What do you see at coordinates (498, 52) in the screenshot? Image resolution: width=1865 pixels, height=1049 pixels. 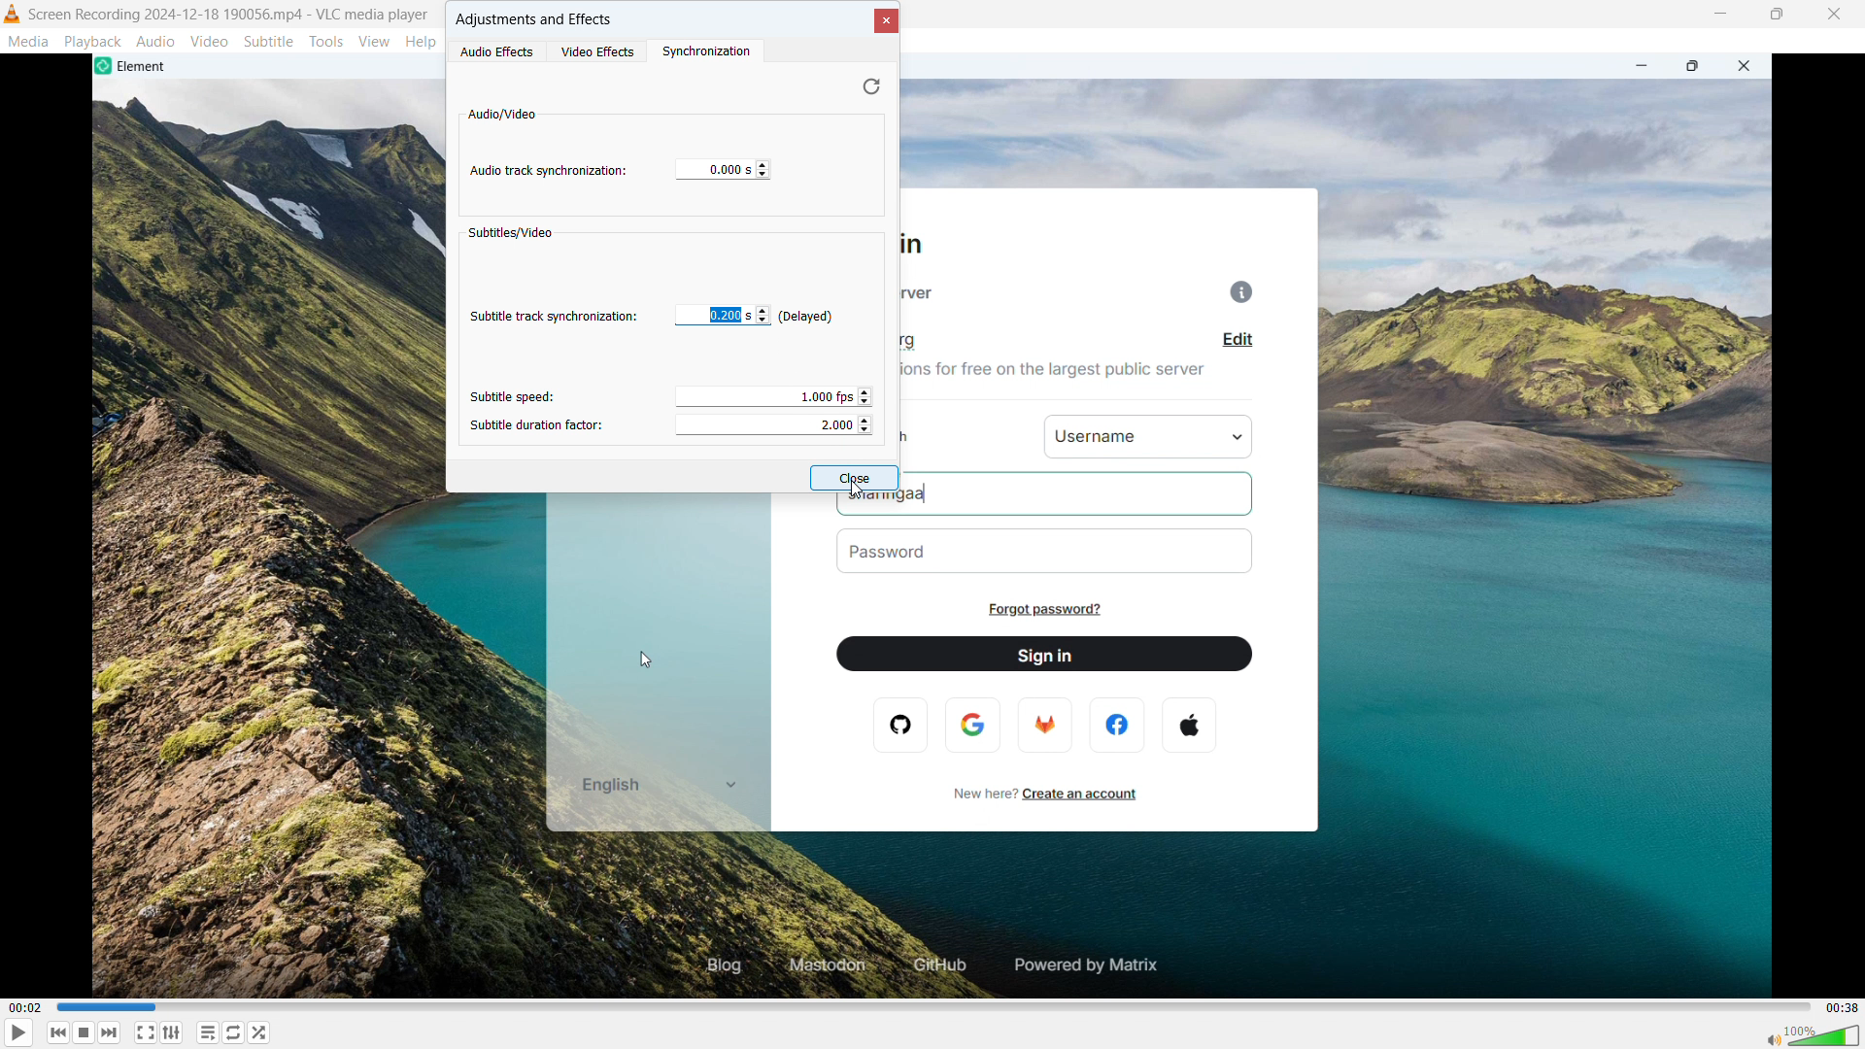 I see `audio effects` at bounding box center [498, 52].